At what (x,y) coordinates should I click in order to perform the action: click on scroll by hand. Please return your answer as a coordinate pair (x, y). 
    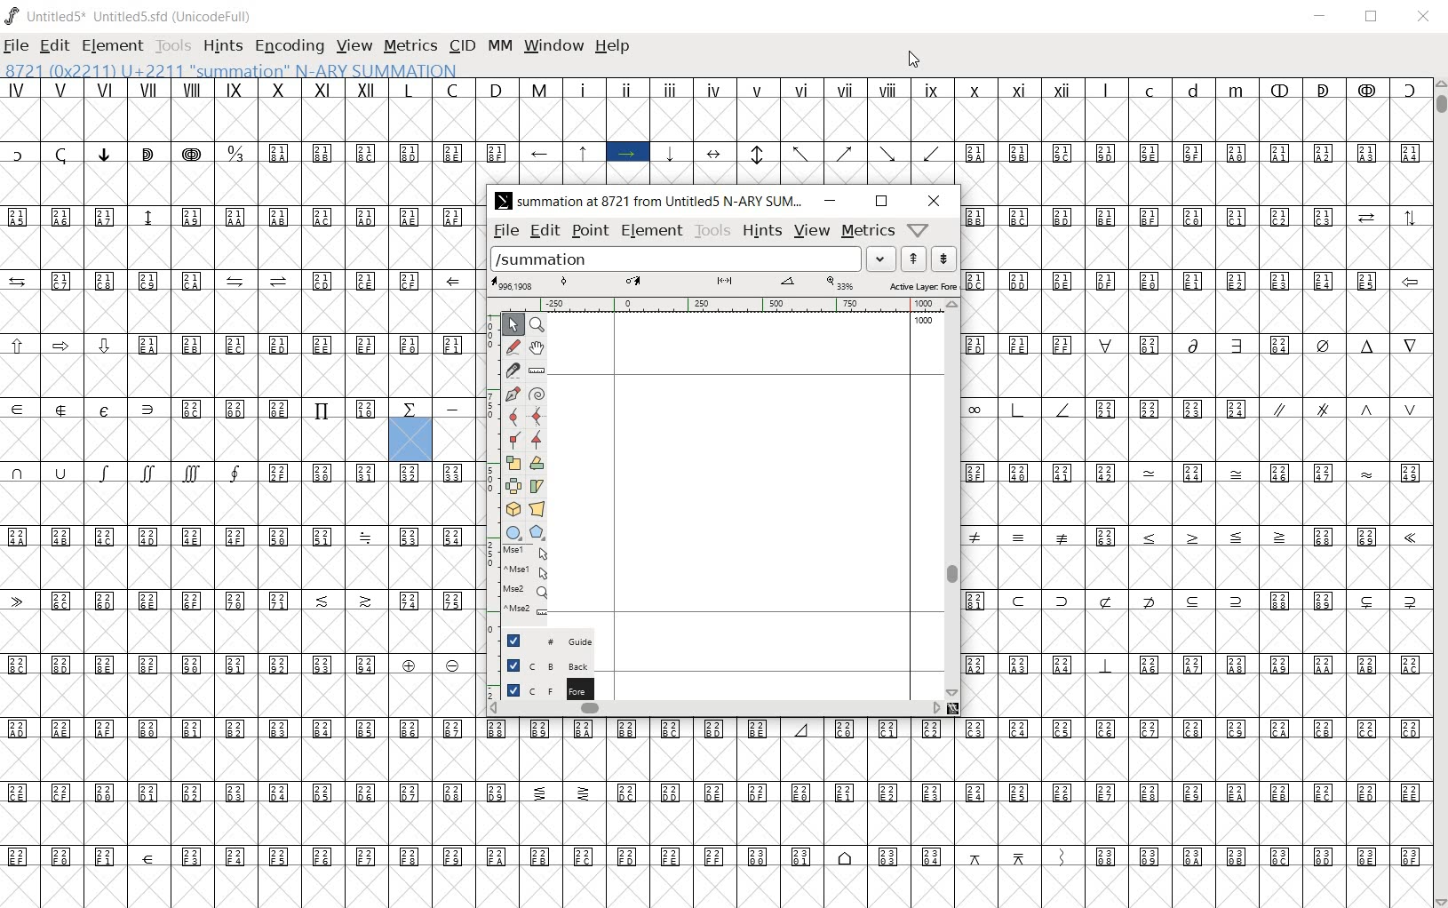
    Looking at the image, I should click on (537, 347).